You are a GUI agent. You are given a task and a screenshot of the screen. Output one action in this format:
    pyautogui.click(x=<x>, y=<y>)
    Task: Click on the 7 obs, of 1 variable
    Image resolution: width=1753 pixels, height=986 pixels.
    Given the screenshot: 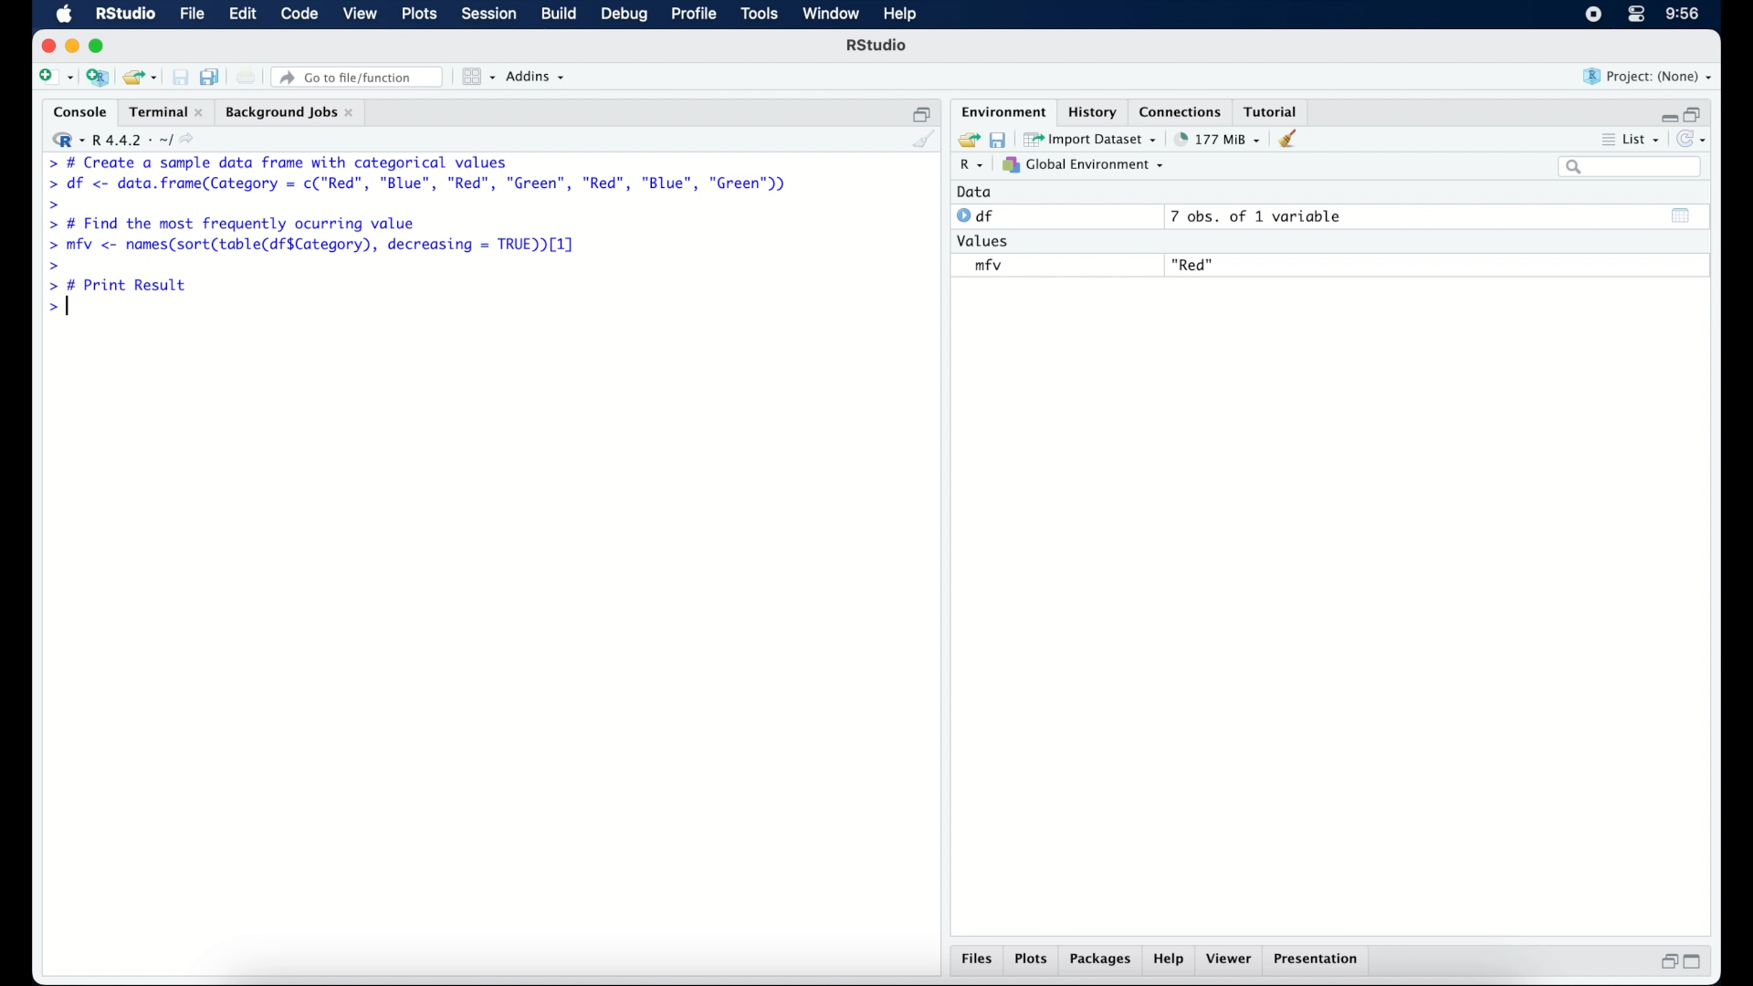 What is the action you would take?
    pyautogui.click(x=1256, y=217)
    